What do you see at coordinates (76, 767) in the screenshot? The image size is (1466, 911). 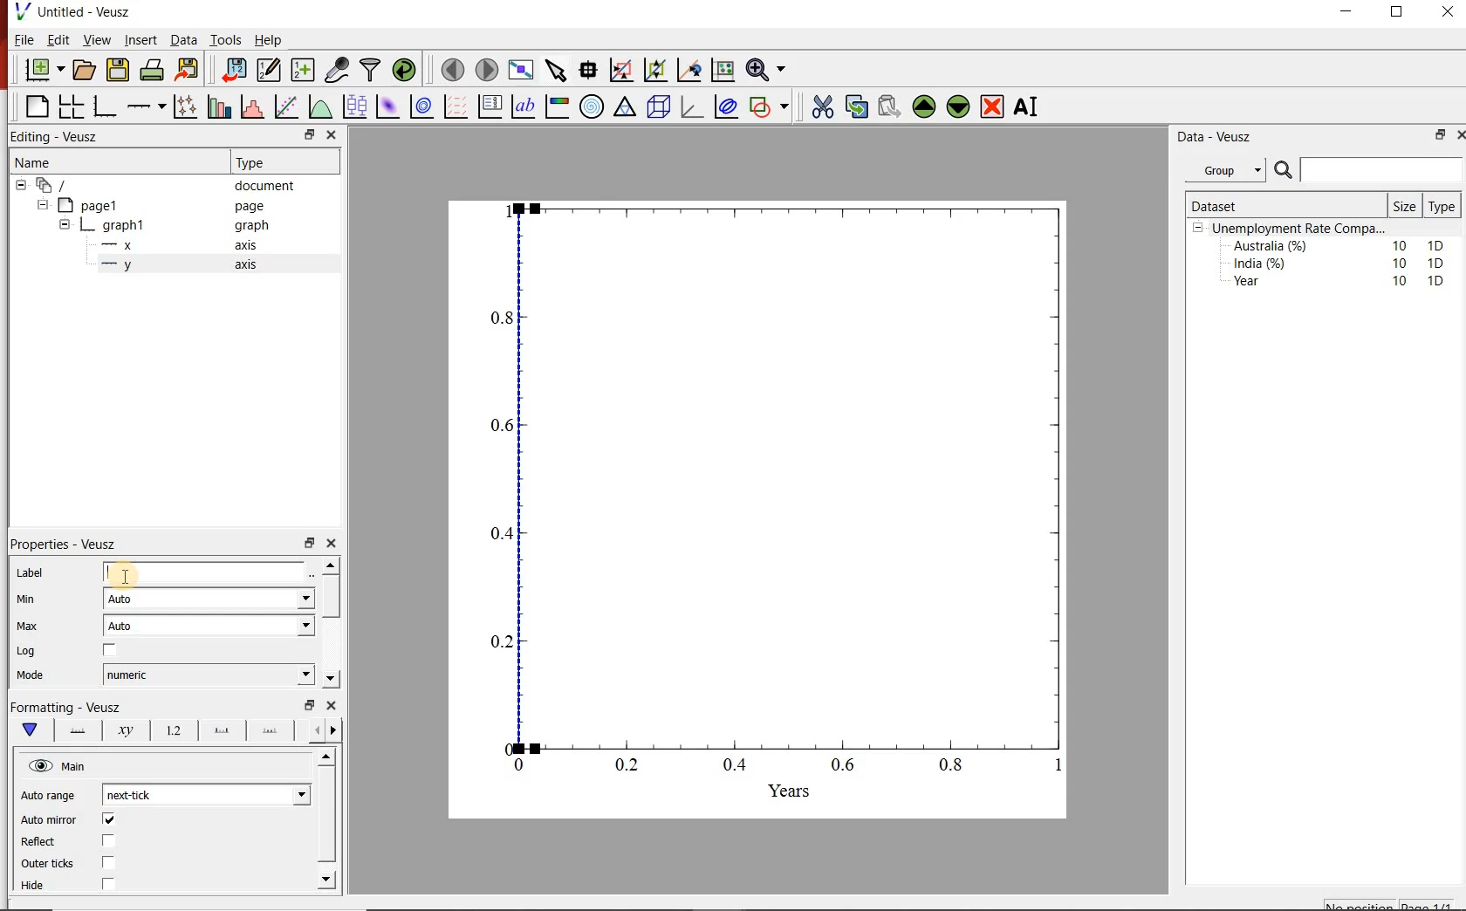 I see `Main` at bounding box center [76, 767].